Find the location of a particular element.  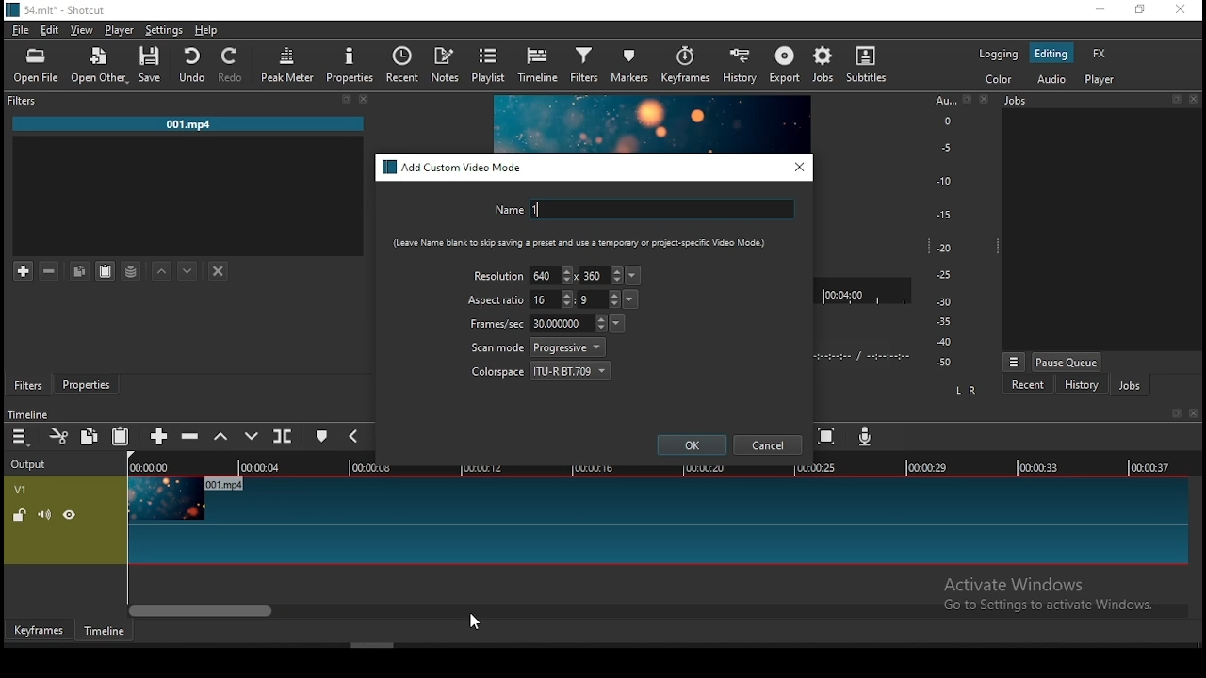

mouse pointer is located at coordinates (471, 621).